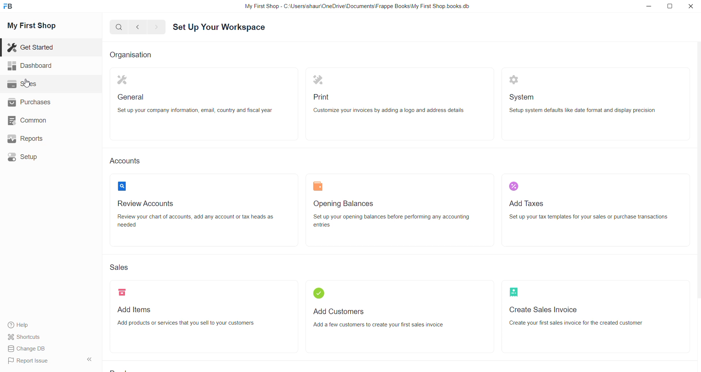 The height and width of the screenshot is (372, 701). Describe the element at coordinates (10, 8) in the screenshot. I see `frappe book Logo` at that location.